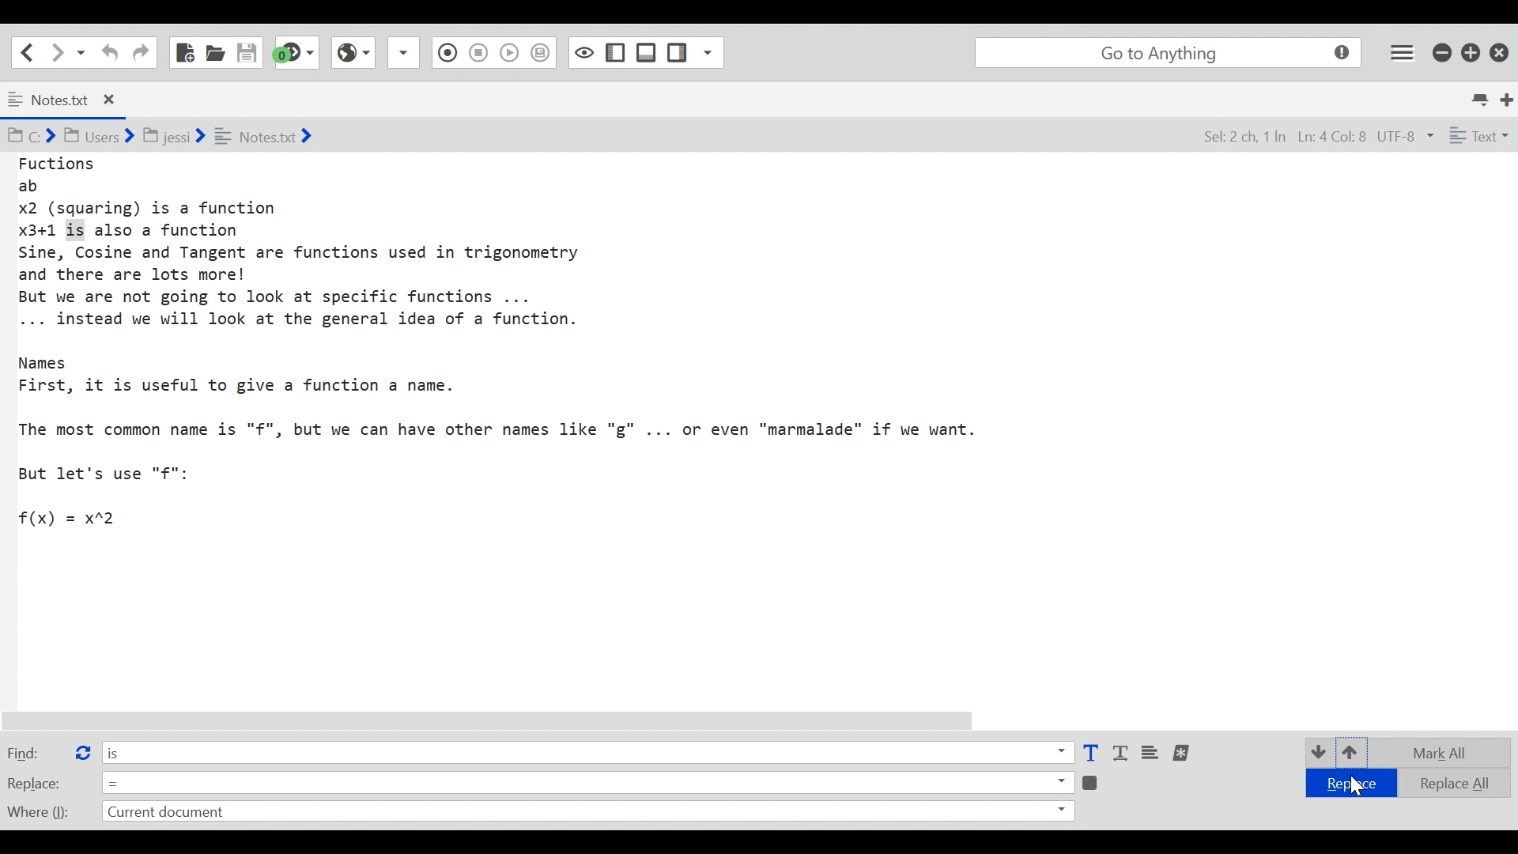  What do you see at coordinates (445, 55) in the screenshot?
I see `Stop Recording Macro` at bounding box center [445, 55].